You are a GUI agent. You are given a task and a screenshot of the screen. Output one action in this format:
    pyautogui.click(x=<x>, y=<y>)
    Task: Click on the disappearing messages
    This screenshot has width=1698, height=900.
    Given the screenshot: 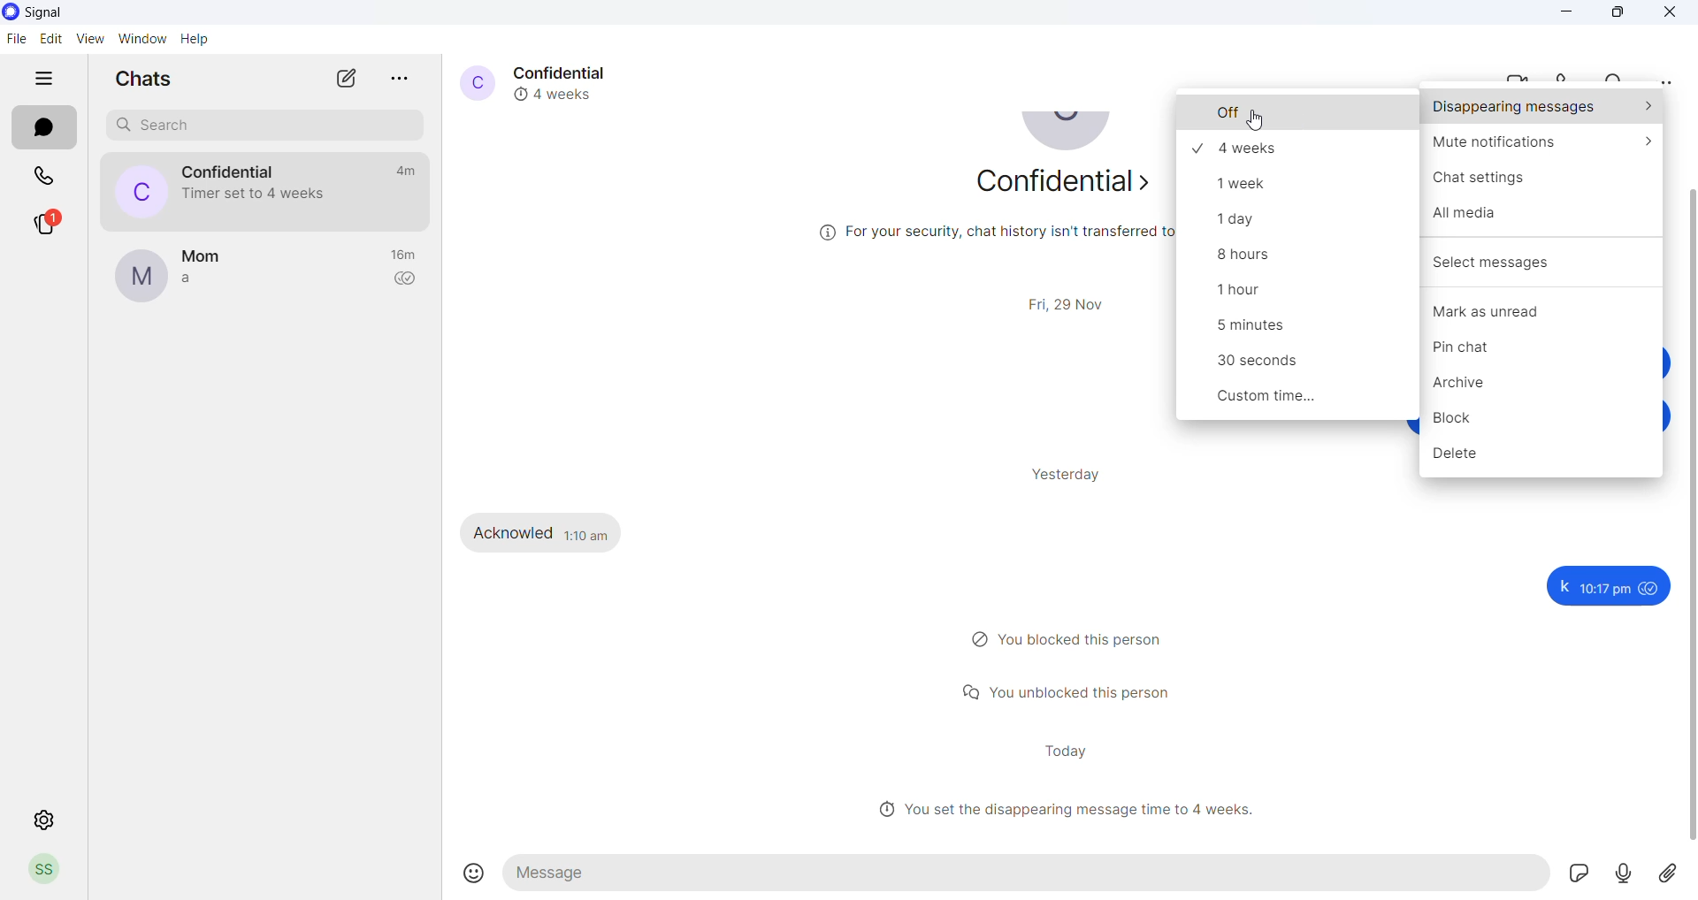 What is the action you would take?
    pyautogui.click(x=1542, y=109)
    